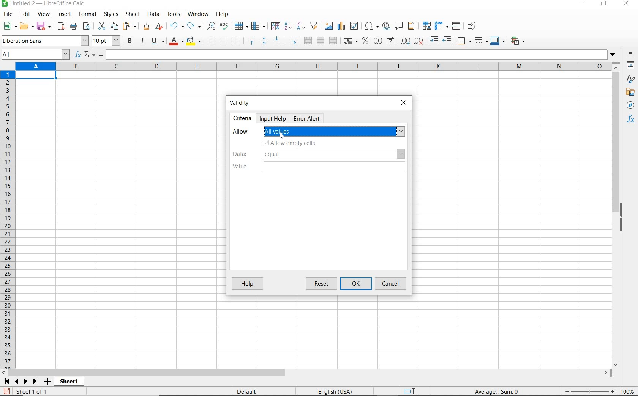  What do you see at coordinates (26, 26) in the screenshot?
I see `open` at bounding box center [26, 26].